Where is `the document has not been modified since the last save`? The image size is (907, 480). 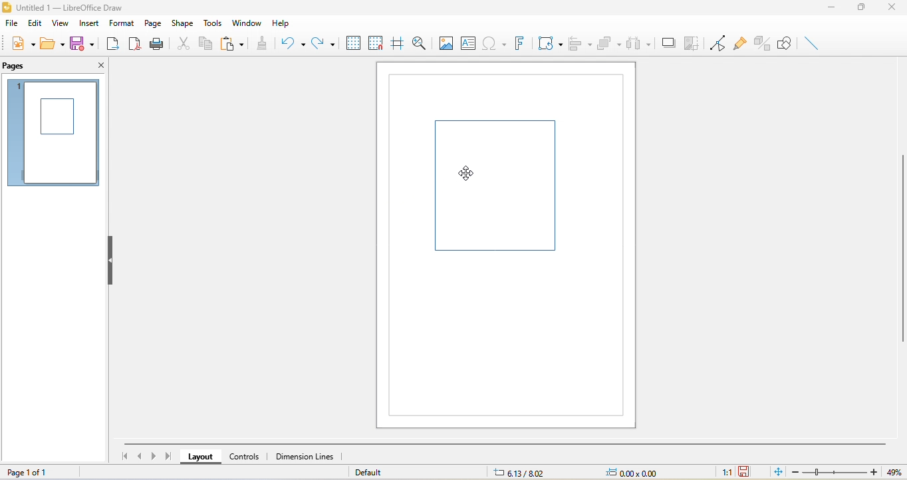
the document has not been modified since the last save is located at coordinates (749, 472).